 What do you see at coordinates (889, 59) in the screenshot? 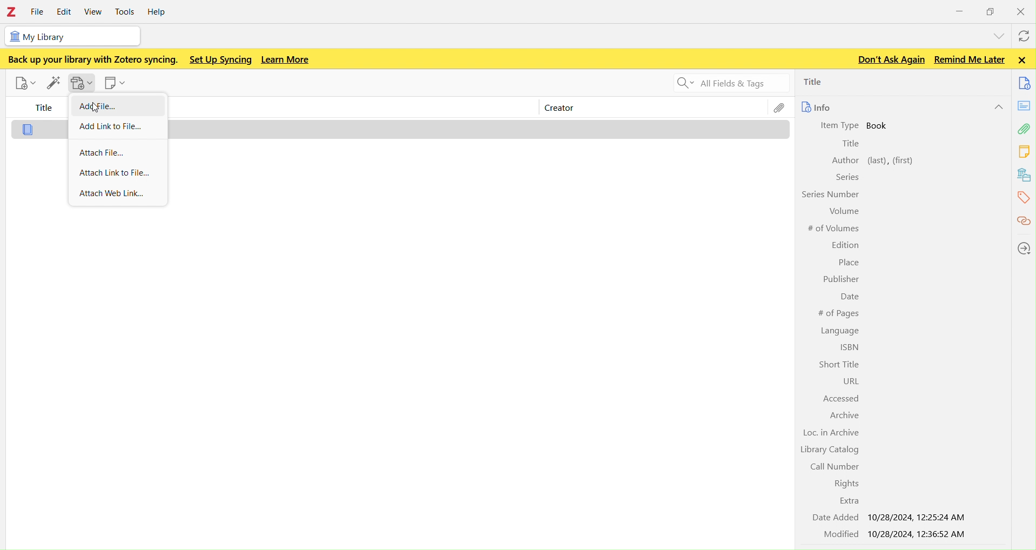
I see `Don't ask again` at bounding box center [889, 59].